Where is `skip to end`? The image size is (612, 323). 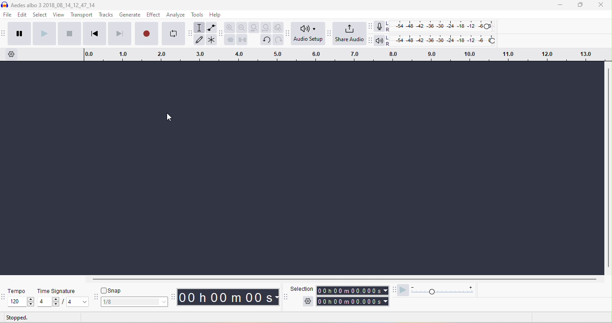 skip to end is located at coordinates (119, 33).